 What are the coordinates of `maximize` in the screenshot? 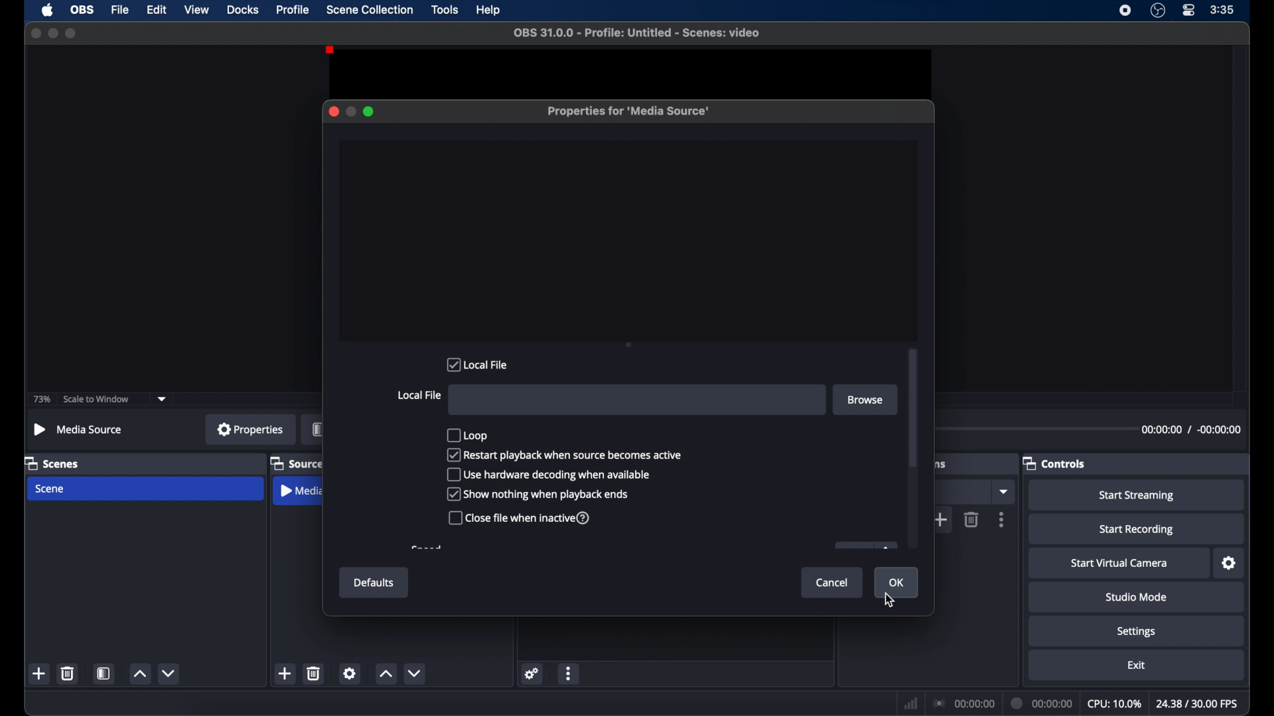 It's located at (370, 111).